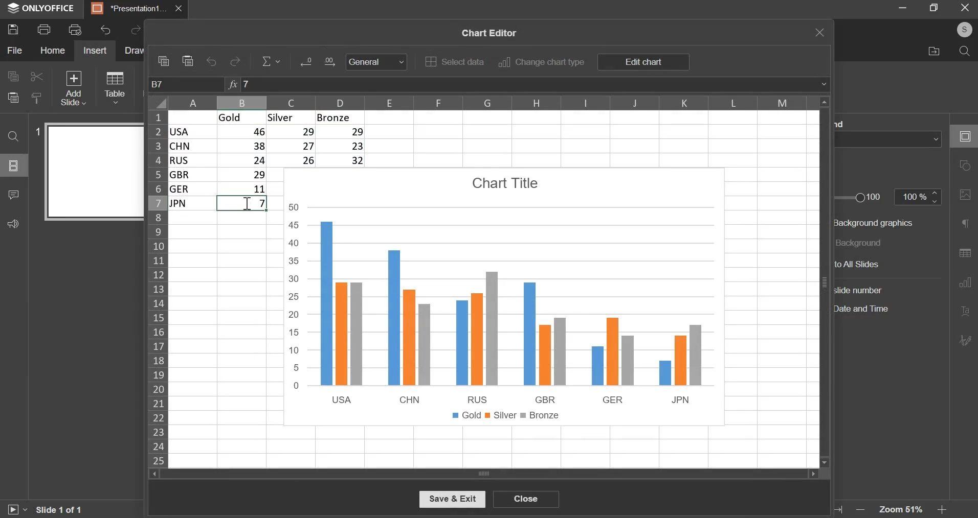 This screenshot has height=518, width=978. Describe the element at coordinates (243, 133) in the screenshot. I see `46` at that location.